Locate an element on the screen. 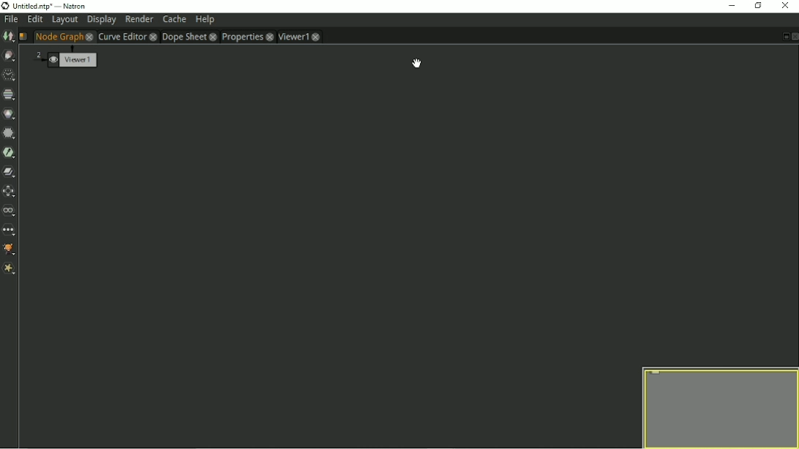 The width and height of the screenshot is (799, 449). Close is located at coordinates (794, 37).